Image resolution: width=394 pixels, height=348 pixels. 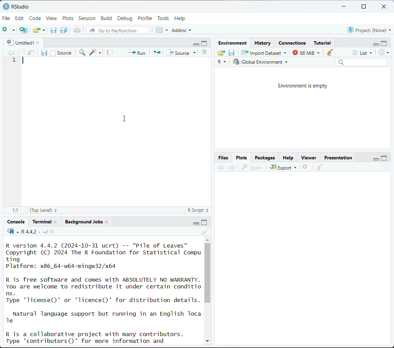 What do you see at coordinates (44, 210) in the screenshot?
I see `(top level)` at bounding box center [44, 210].